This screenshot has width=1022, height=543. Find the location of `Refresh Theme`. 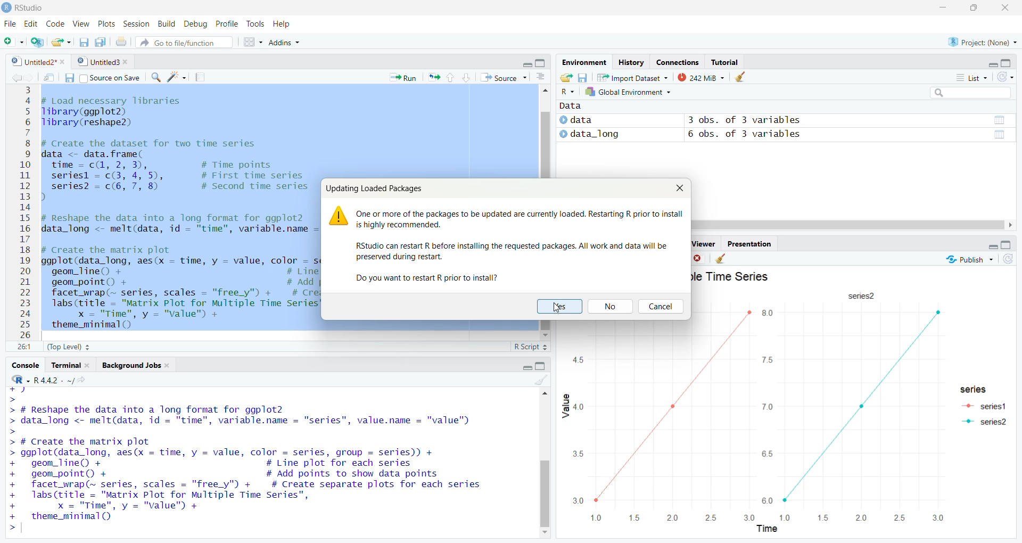

Refresh Theme is located at coordinates (1007, 259).